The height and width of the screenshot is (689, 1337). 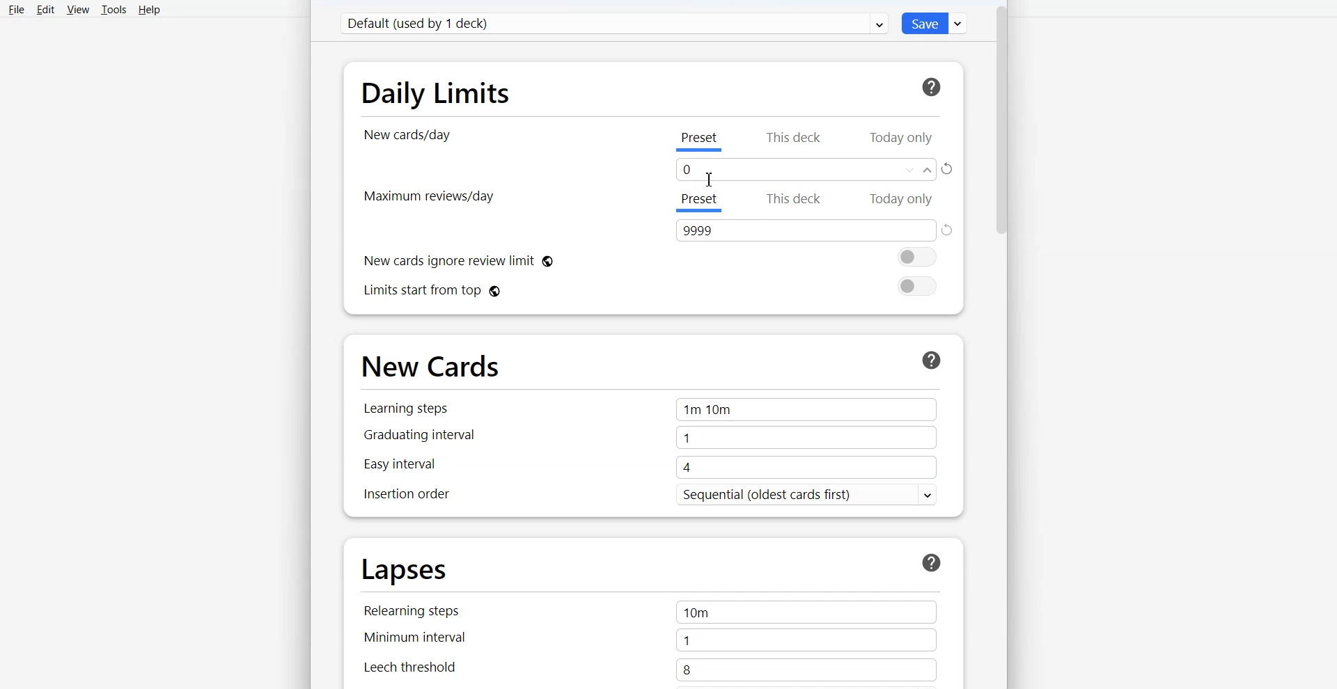 I want to click on Today only, so click(x=901, y=139).